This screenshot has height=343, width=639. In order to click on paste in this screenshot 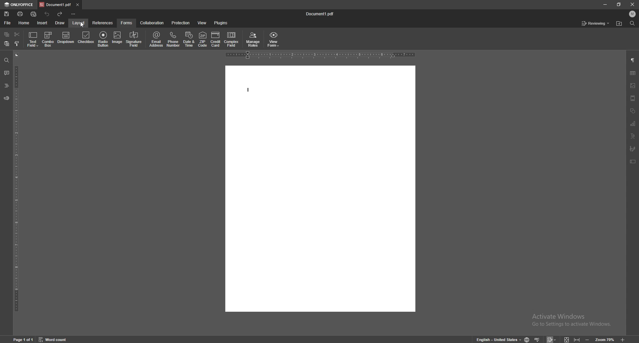, I will do `click(7, 44)`.